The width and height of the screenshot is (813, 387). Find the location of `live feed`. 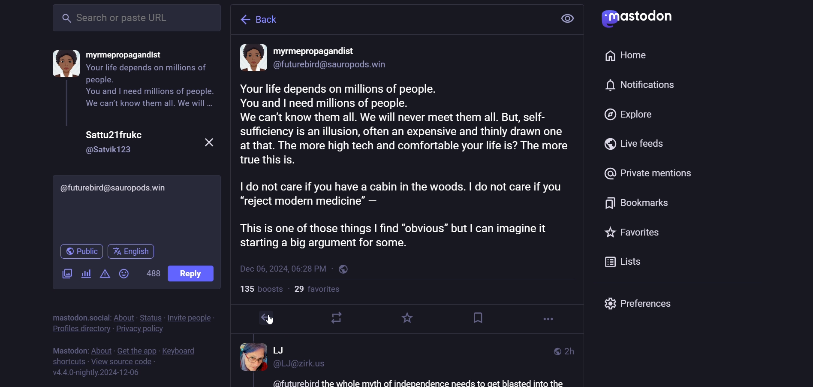

live feed is located at coordinates (635, 143).